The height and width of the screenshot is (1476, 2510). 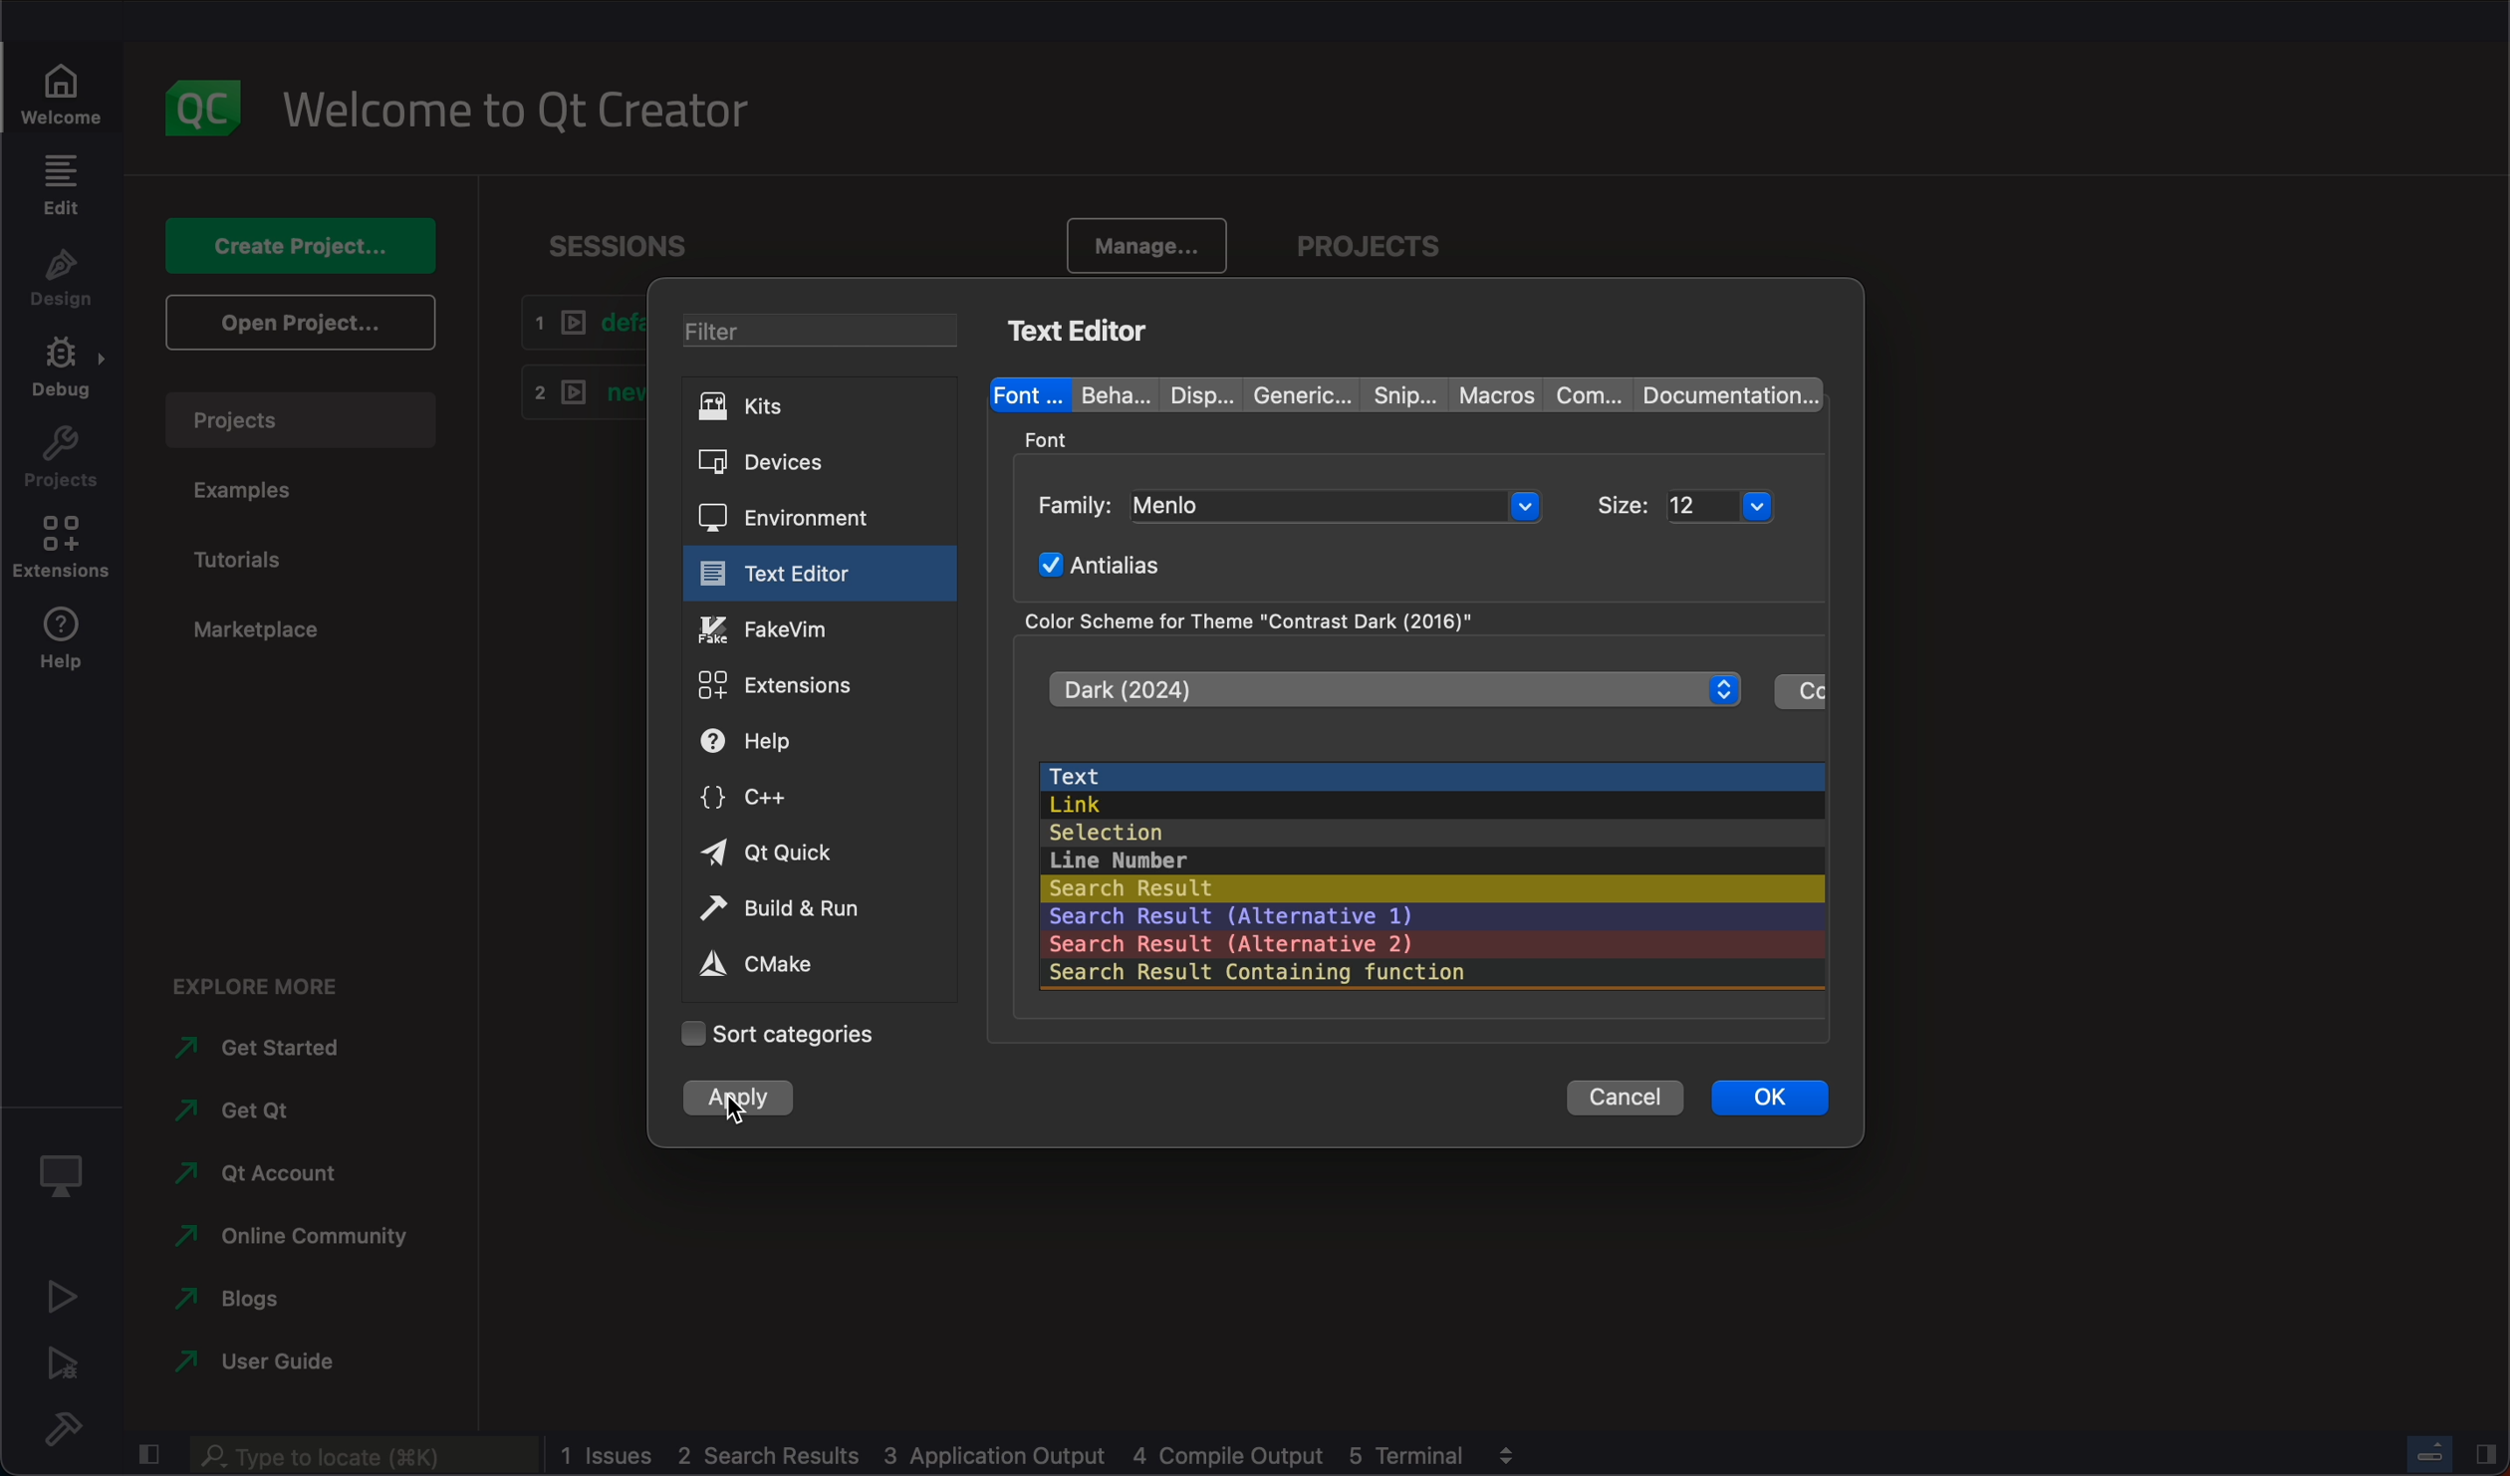 I want to click on size, so click(x=1739, y=503).